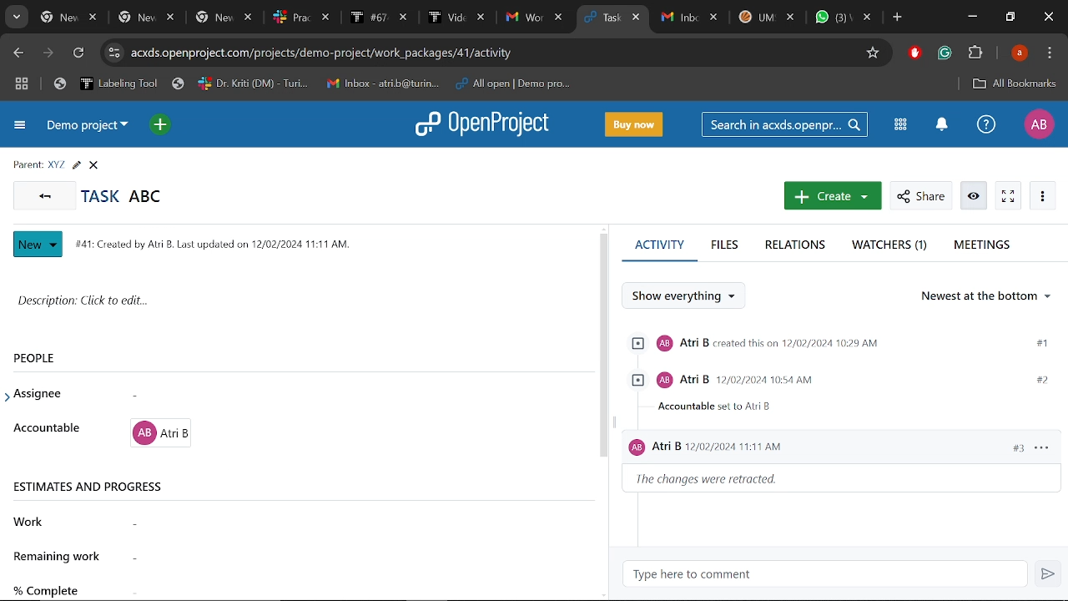 This screenshot has width=1068, height=601. Describe the element at coordinates (1010, 17) in the screenshot. I see `Restotre down` at that location.